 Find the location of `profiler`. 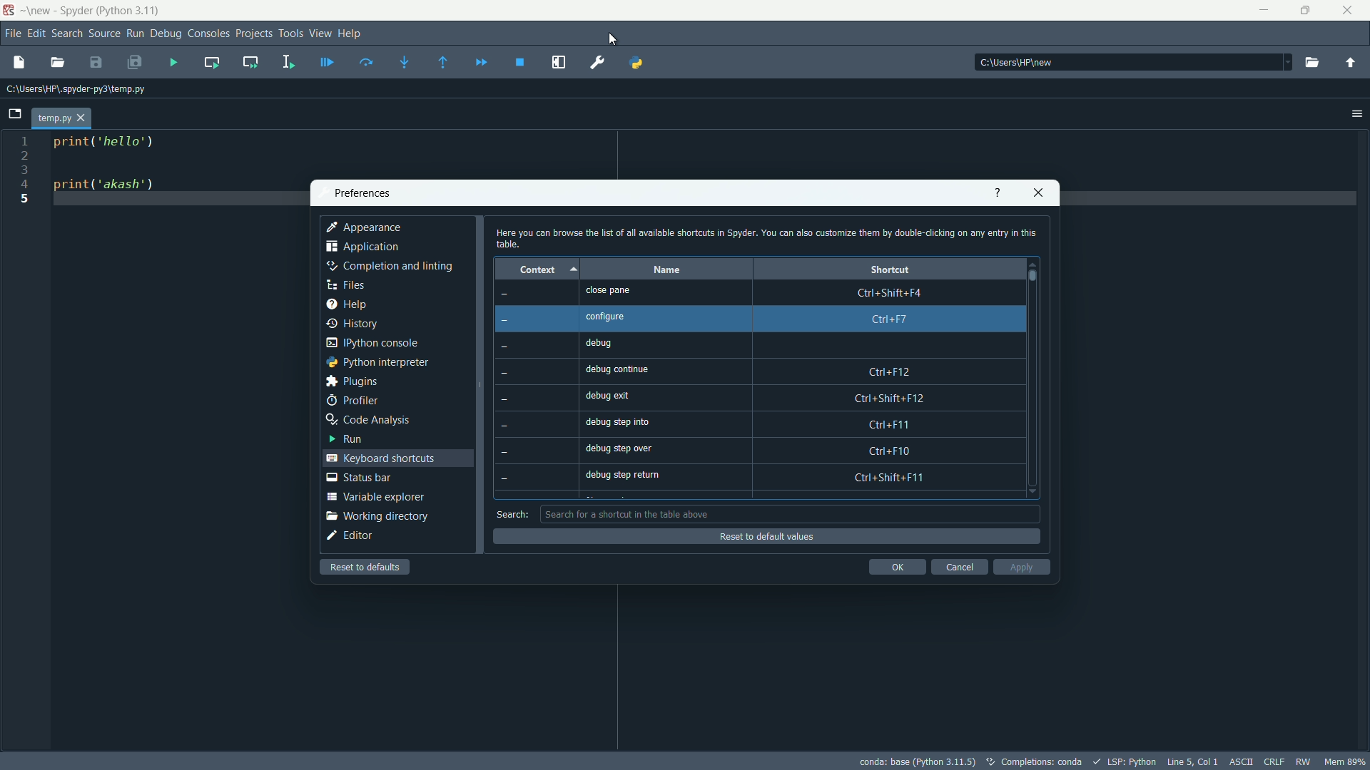

profiler is located at coordinates (352, 401).